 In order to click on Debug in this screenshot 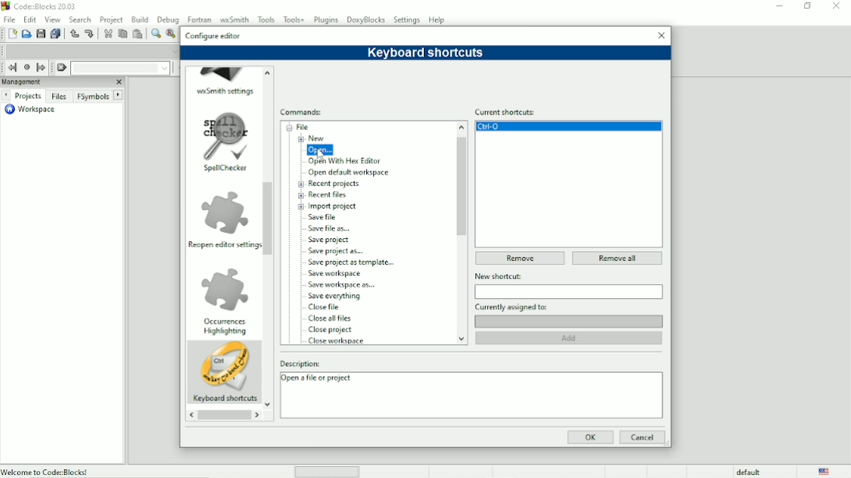, I will do `click(167, 19)`.